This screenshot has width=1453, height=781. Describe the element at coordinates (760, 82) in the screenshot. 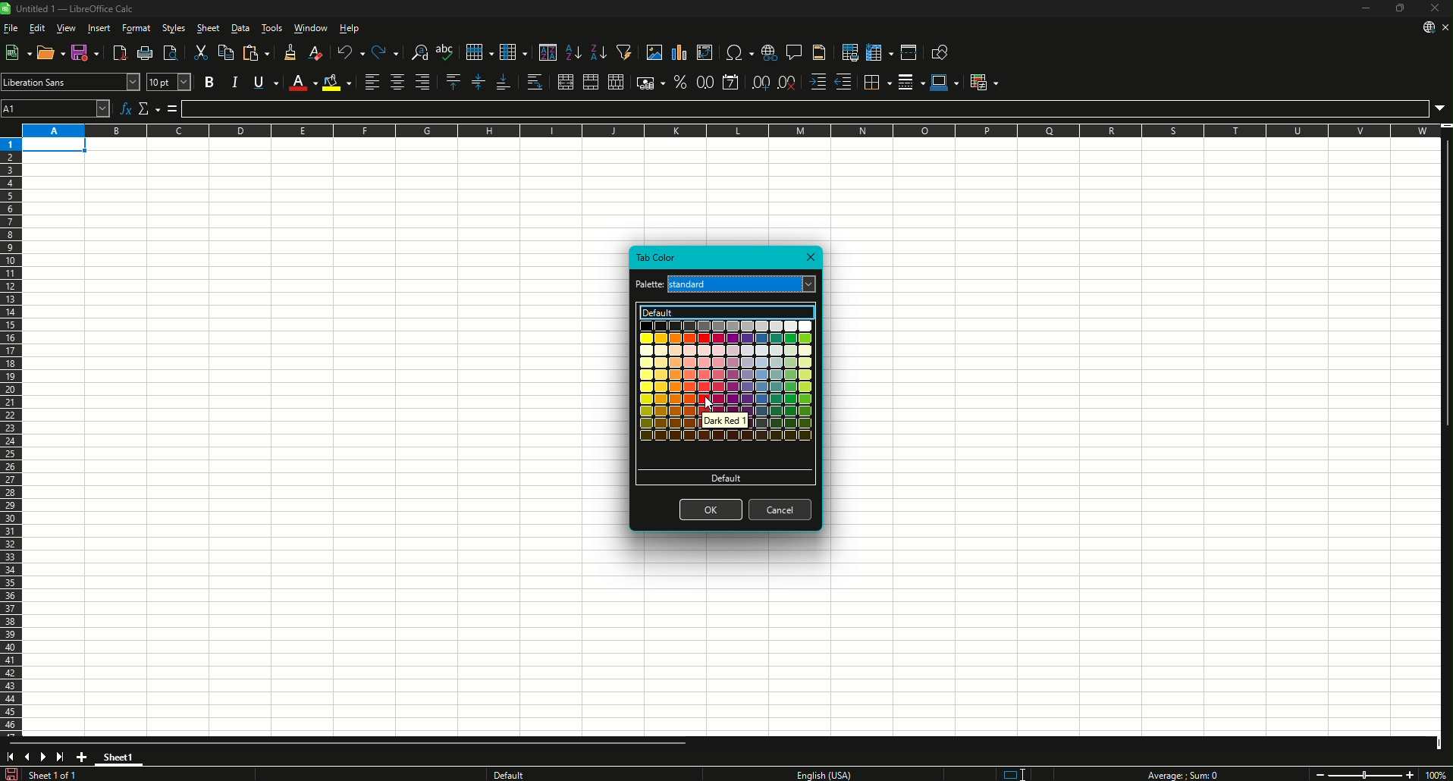

I see `Add Decimal Place` at that location.